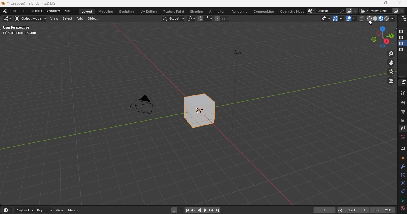 The width and height of the screenshot is (407, 214). I want to click on material preview display, so click(381, 18).